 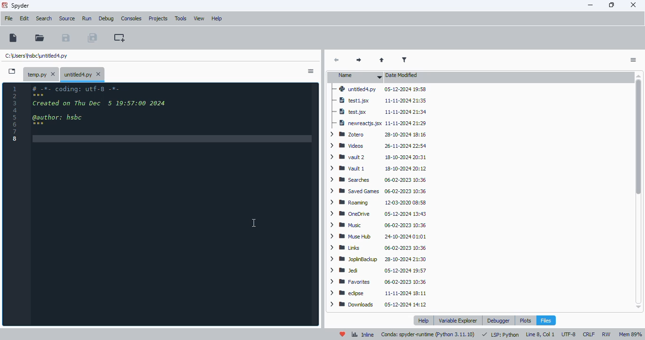 What do you see at coordinates (540, 335) in the screenshot?
I see `line 8, col 1` at bounding box center [540, 335].